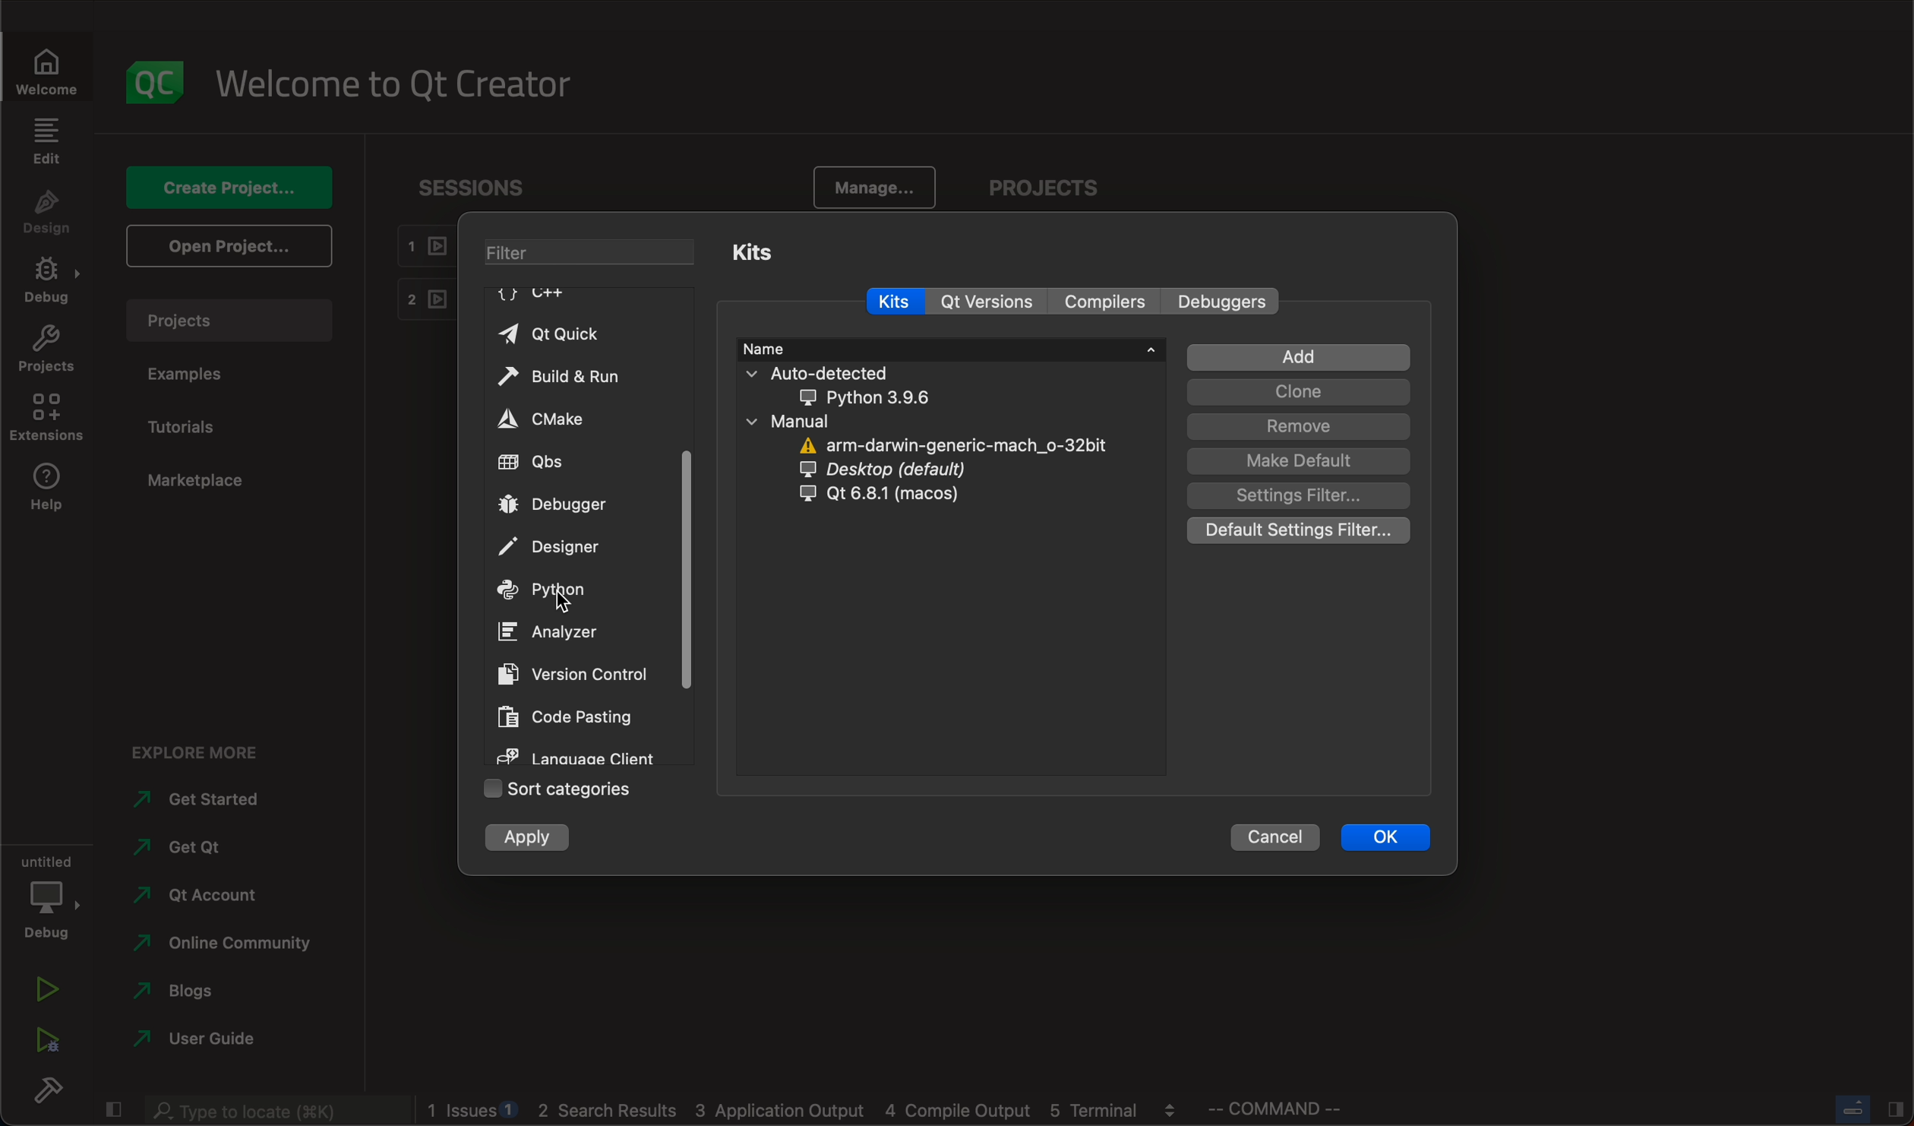 The image size is (1914, 1126). Describe the element at coordinates (233, 246) in the screenshot. I see `open` at that location.